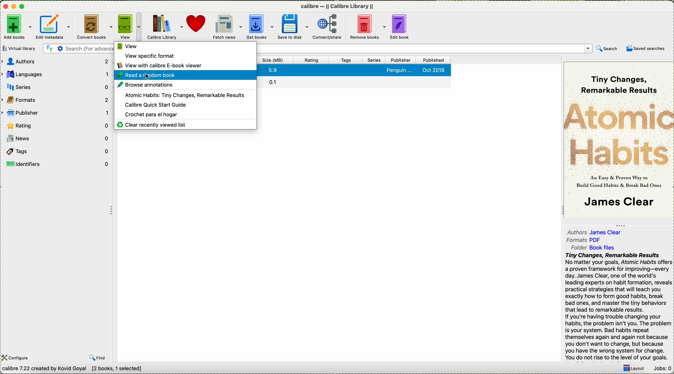 Image resolution: width=674 pixels, height=374 pixels. Describe the element at coordinates (78, 49) in the screenshot. I see `search bar` at that location.